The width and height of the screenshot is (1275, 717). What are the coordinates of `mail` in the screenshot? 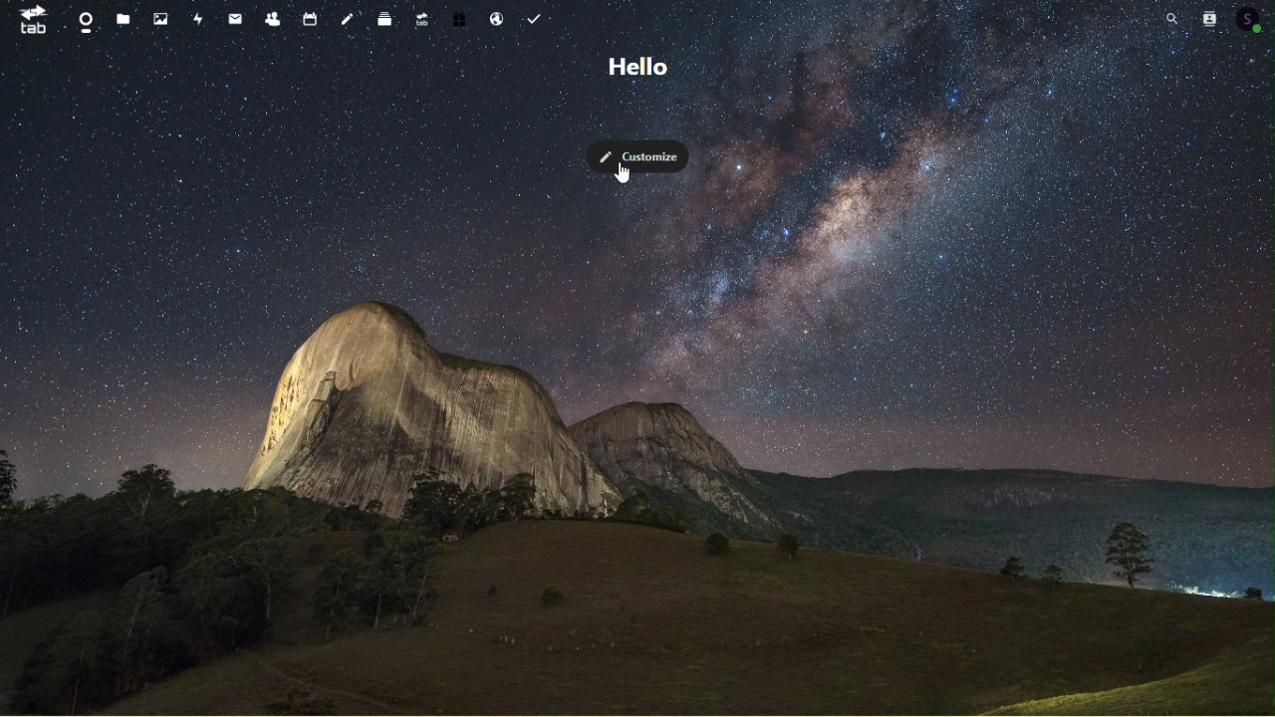 It's located at (234, 18).